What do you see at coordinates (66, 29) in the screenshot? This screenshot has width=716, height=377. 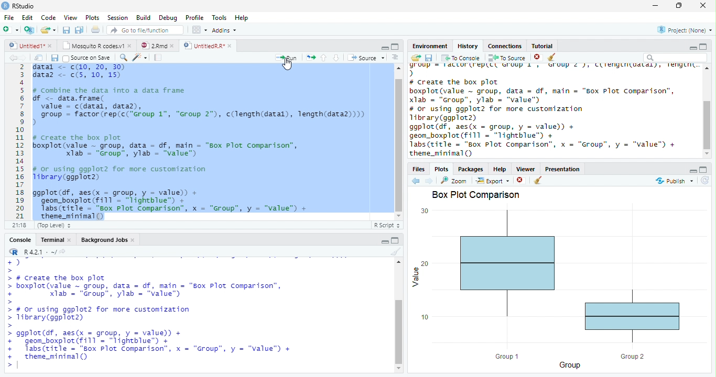 I see `Save current document` at bounding box center [66, 29].